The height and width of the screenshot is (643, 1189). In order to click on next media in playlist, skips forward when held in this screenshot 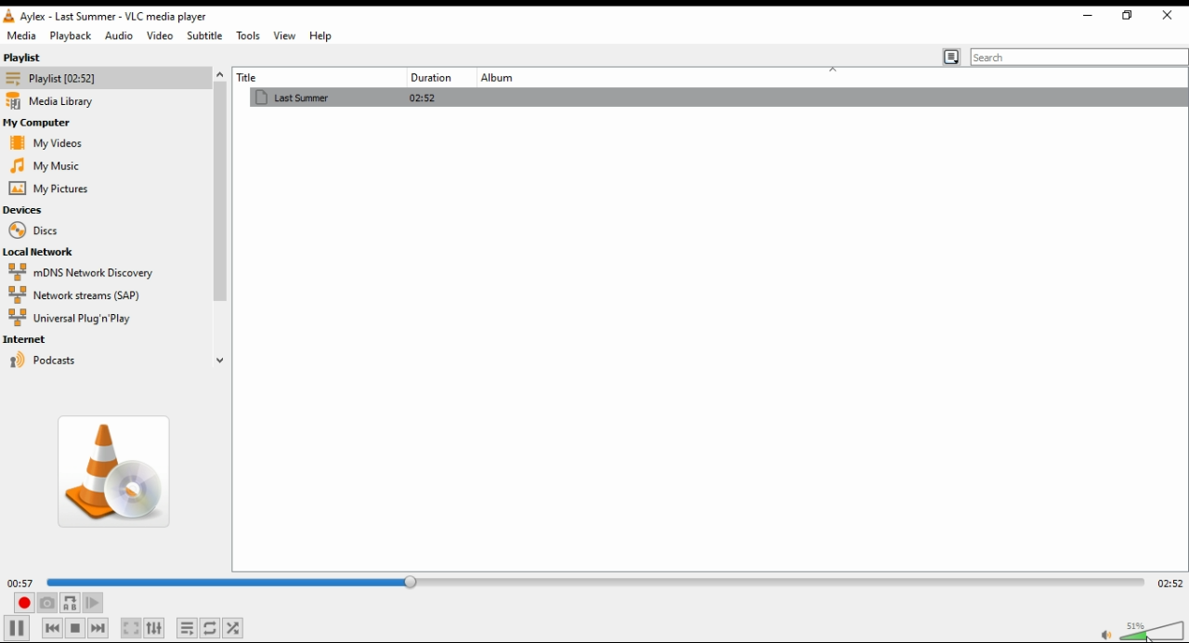, I will do `click(98, 628)`.